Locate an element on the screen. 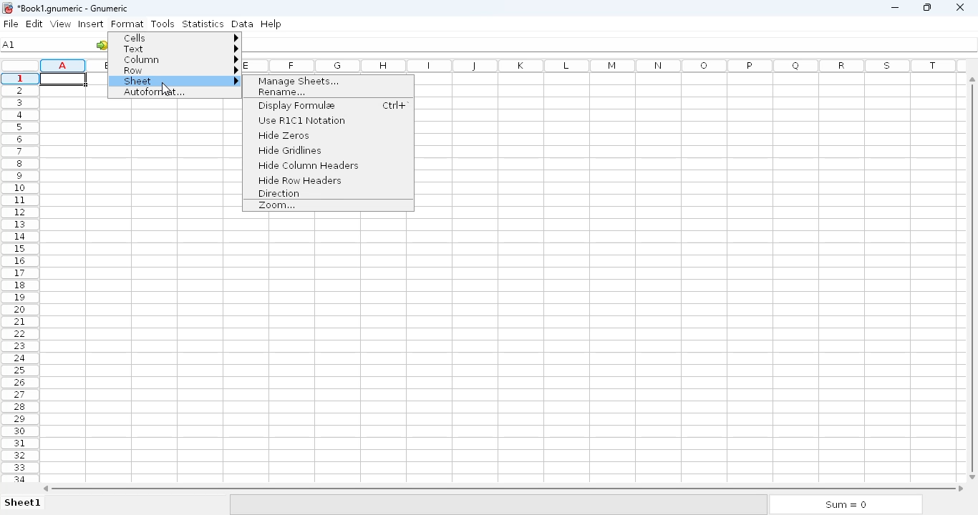  zoom is located at coordinates (278, 205).